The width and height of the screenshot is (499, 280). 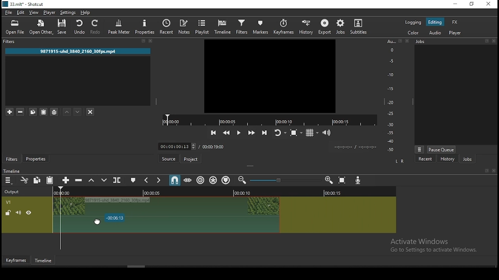 I want to click on export, so click(x=326, y=27).